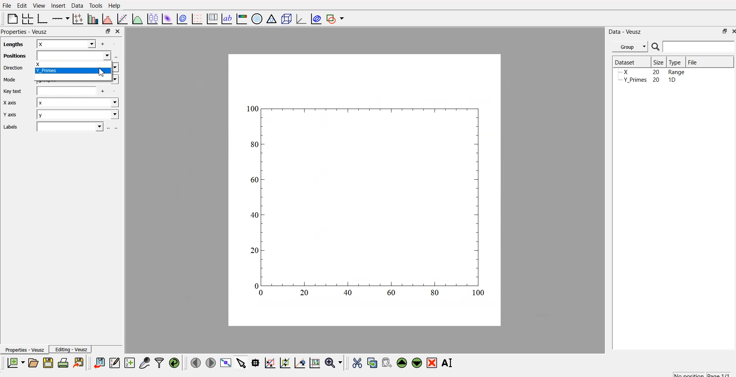 The image size is (736, 377). What do you see at coordinates (270, 362) in the screenshot?
I see `draw rectangle to zoom` at bounding box center [270, 362].